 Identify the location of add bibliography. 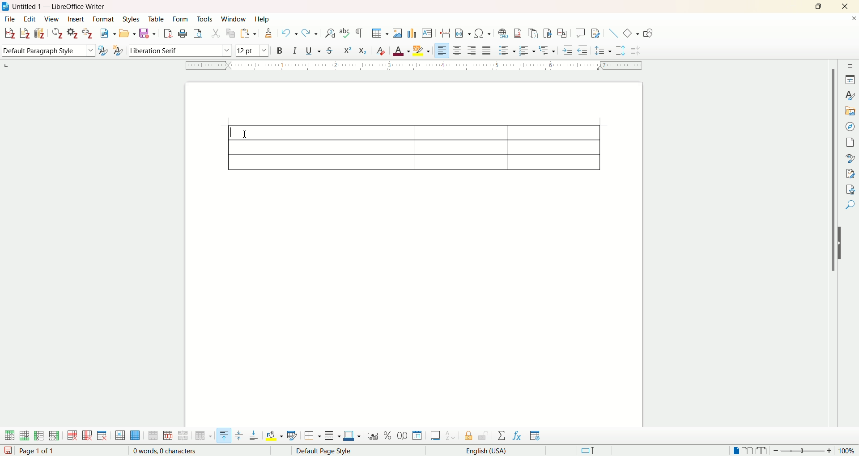
(39, 33).